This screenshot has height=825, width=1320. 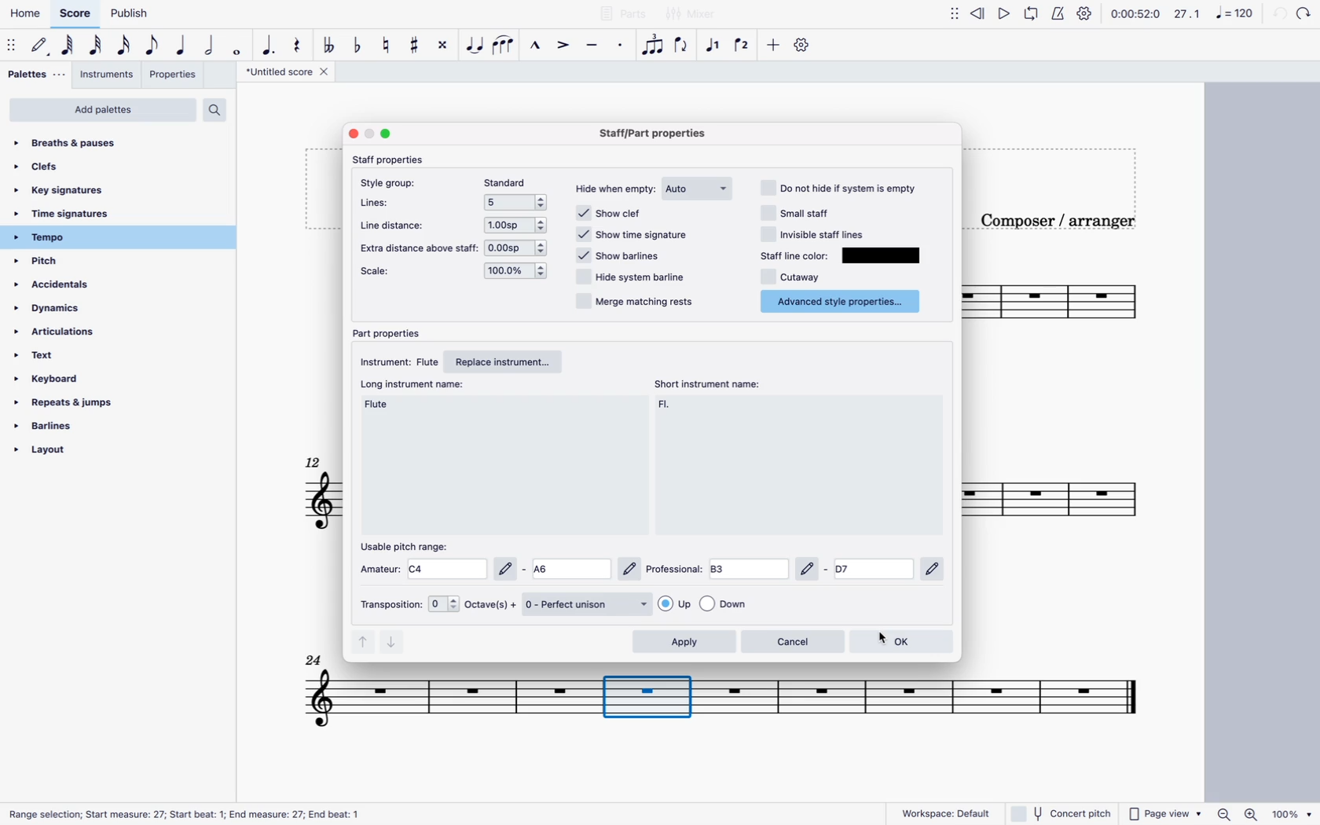 I want to click on loop playback, so click(x=1032, y=13).